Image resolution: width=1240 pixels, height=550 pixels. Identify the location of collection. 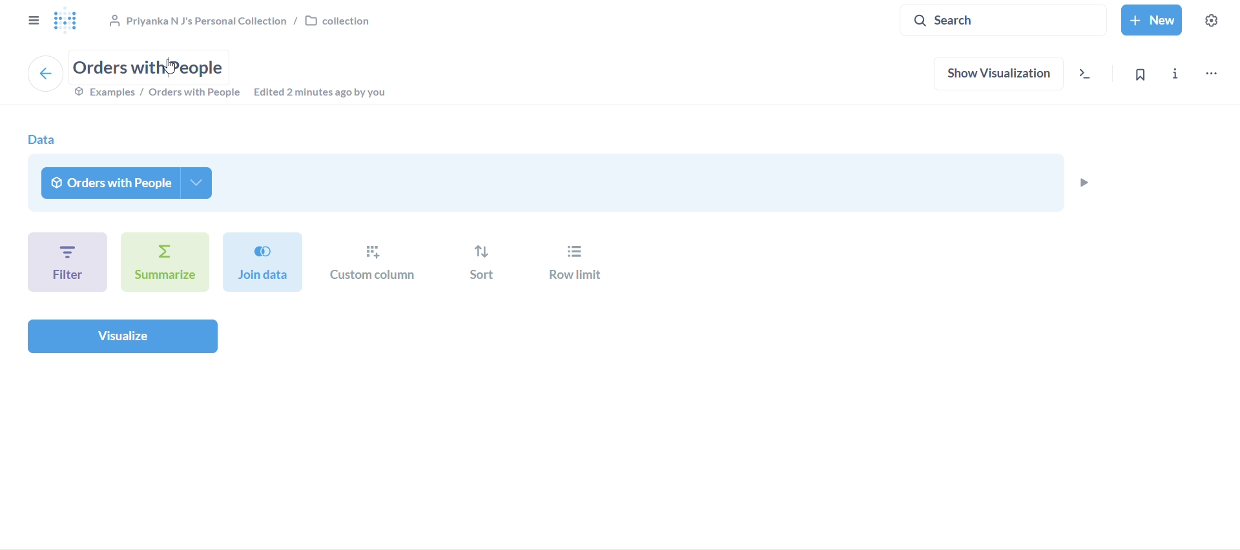
(238, 19).